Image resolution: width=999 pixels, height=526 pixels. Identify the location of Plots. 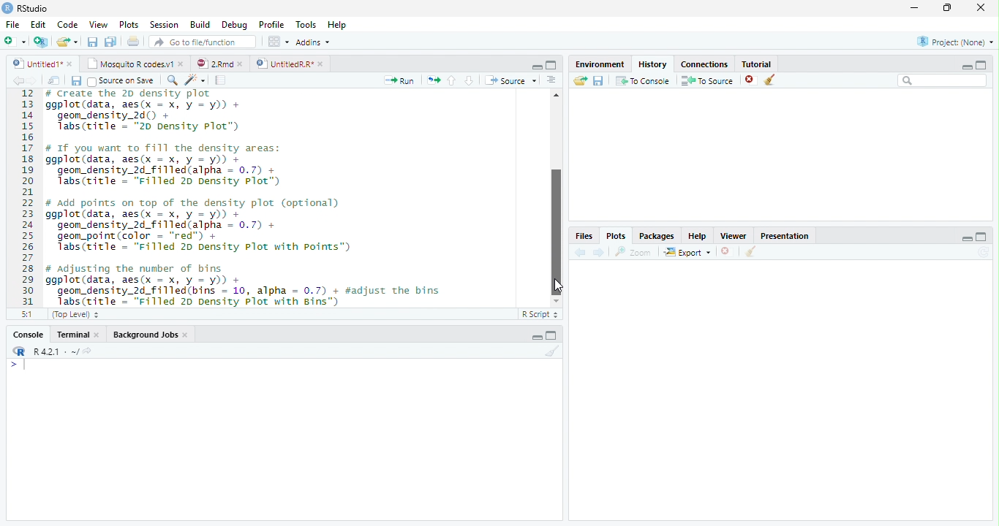
(615, 235).